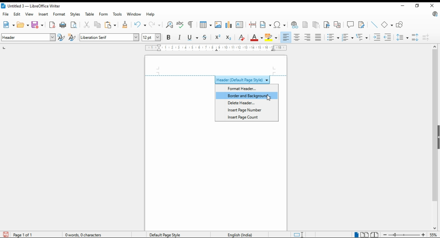  What do you see at coordinates (239, 234) in the screenshot?
I see `language` at bounding box center [239, 234].